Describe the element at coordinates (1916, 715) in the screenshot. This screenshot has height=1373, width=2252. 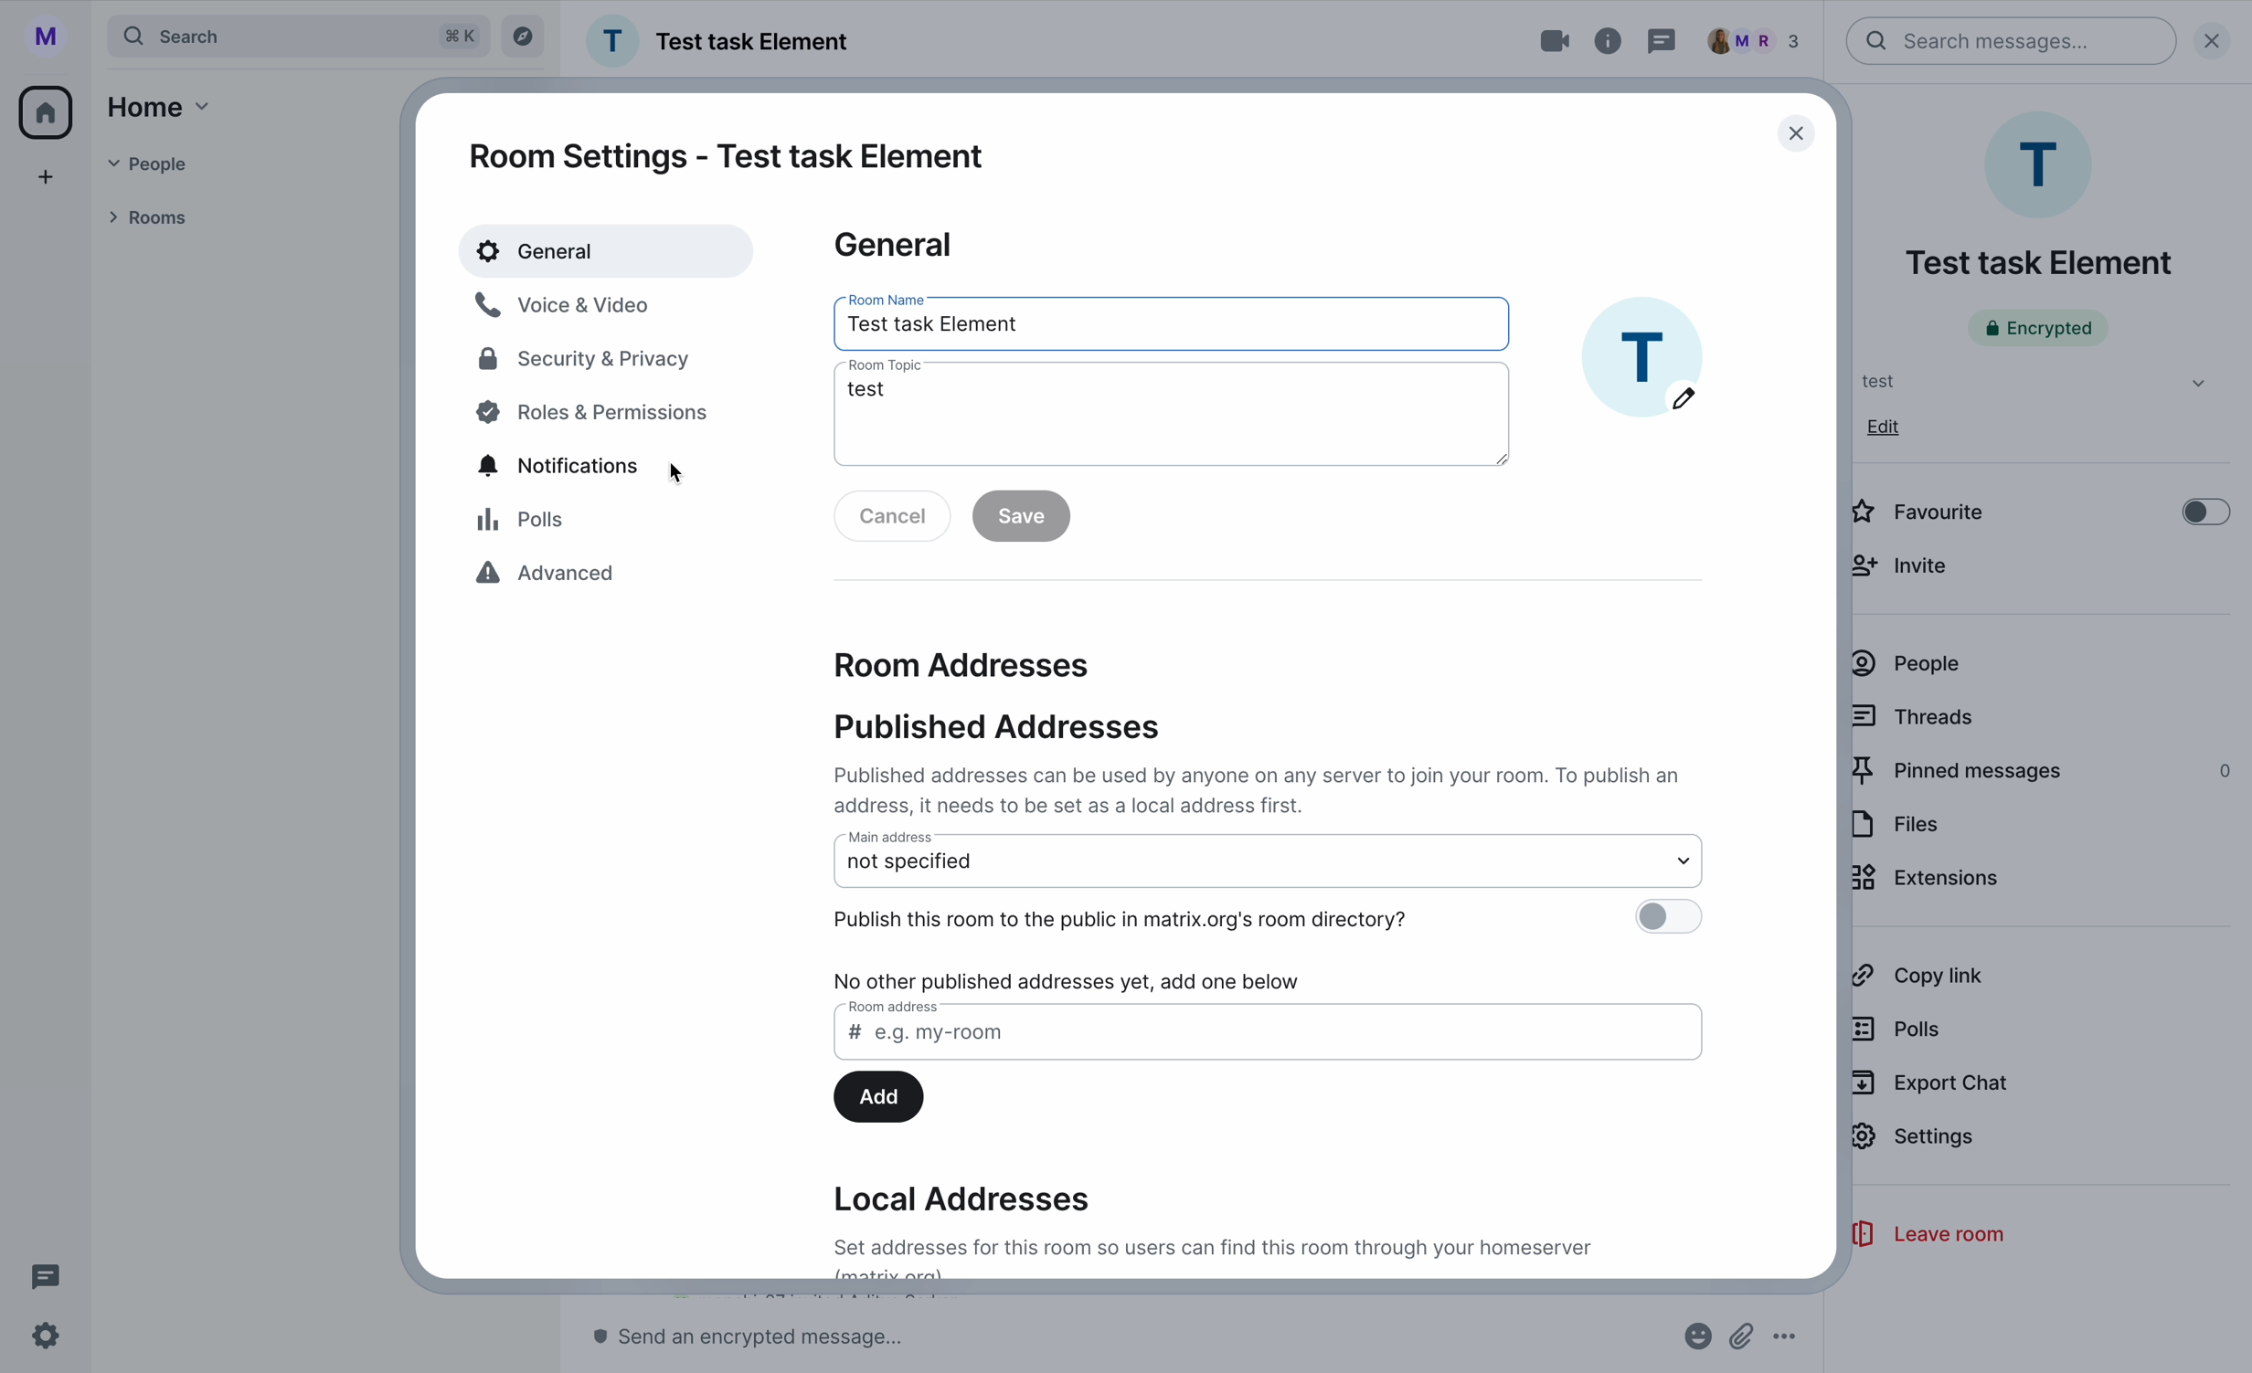
I see `threads` at that location.